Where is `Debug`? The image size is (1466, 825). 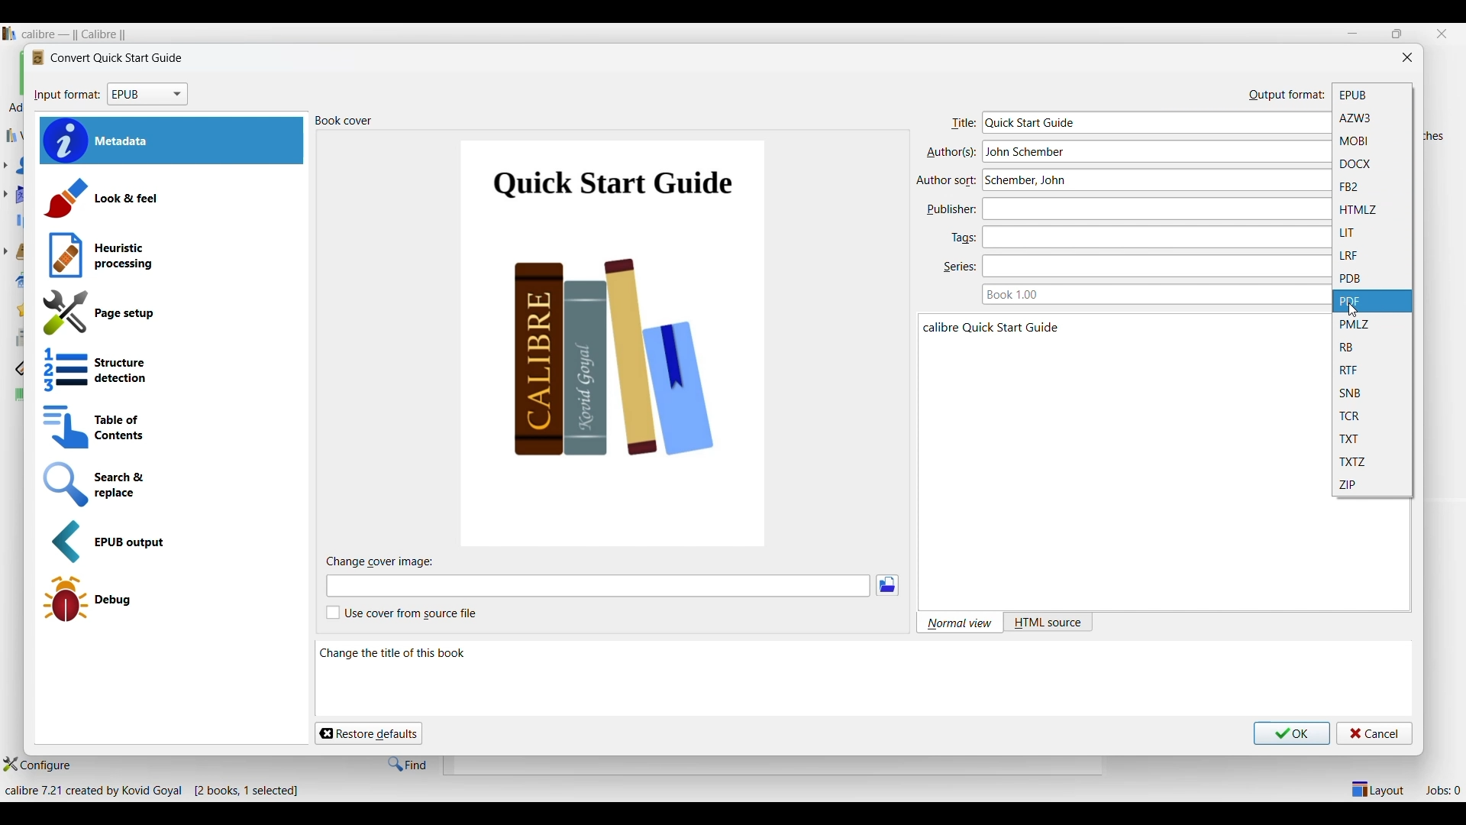 Debug is located at coordinates (170, 600).